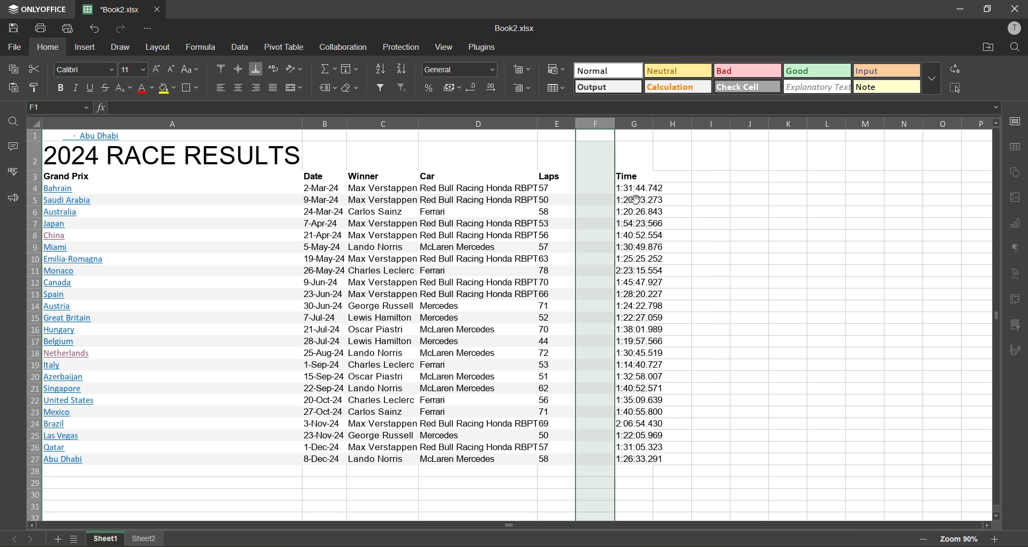  Describe the element at coordinates (319, 176) in the screenshot. I see `Date` at that location.